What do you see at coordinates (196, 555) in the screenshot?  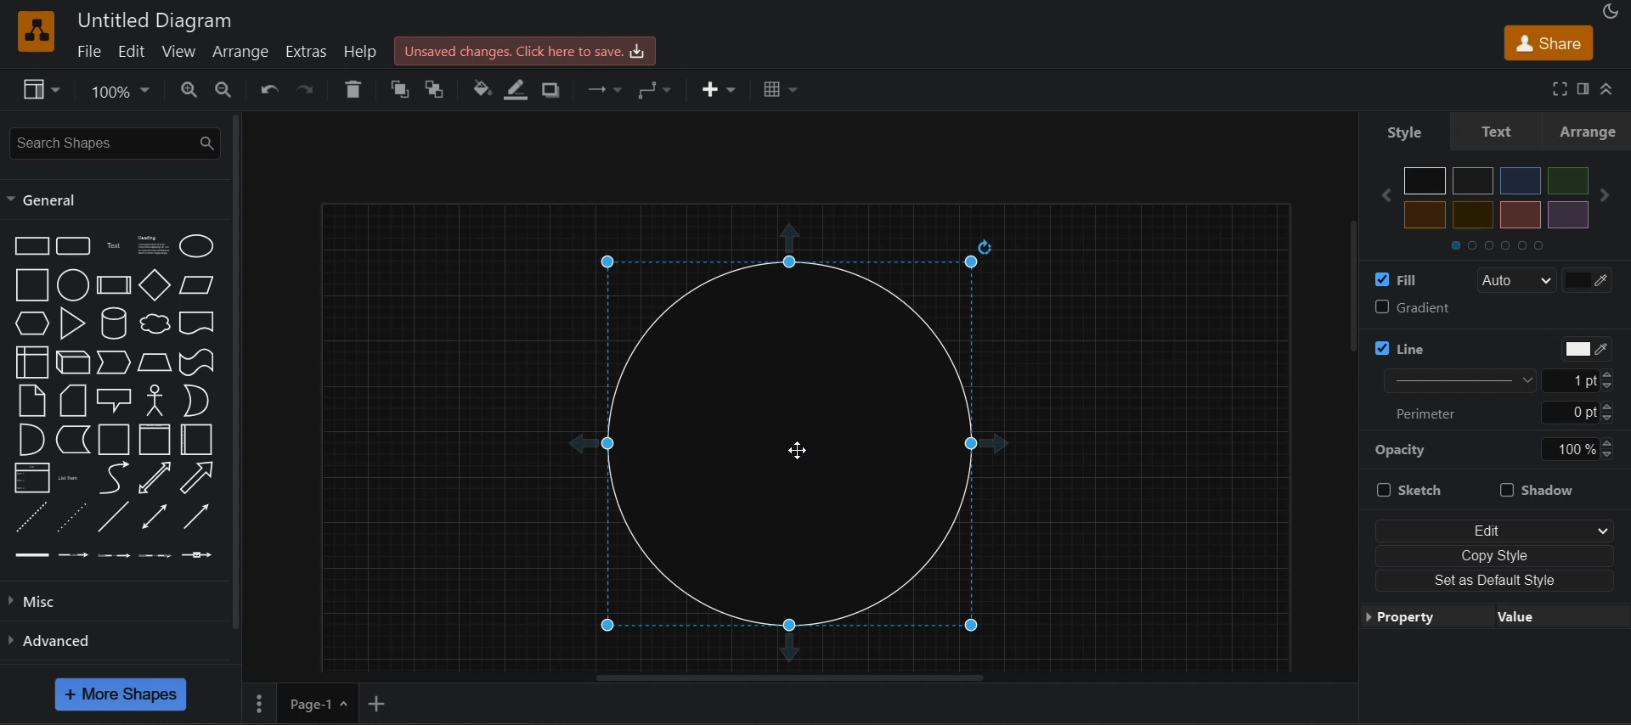 I see `Connector 5` at bounding box center [196, 555].